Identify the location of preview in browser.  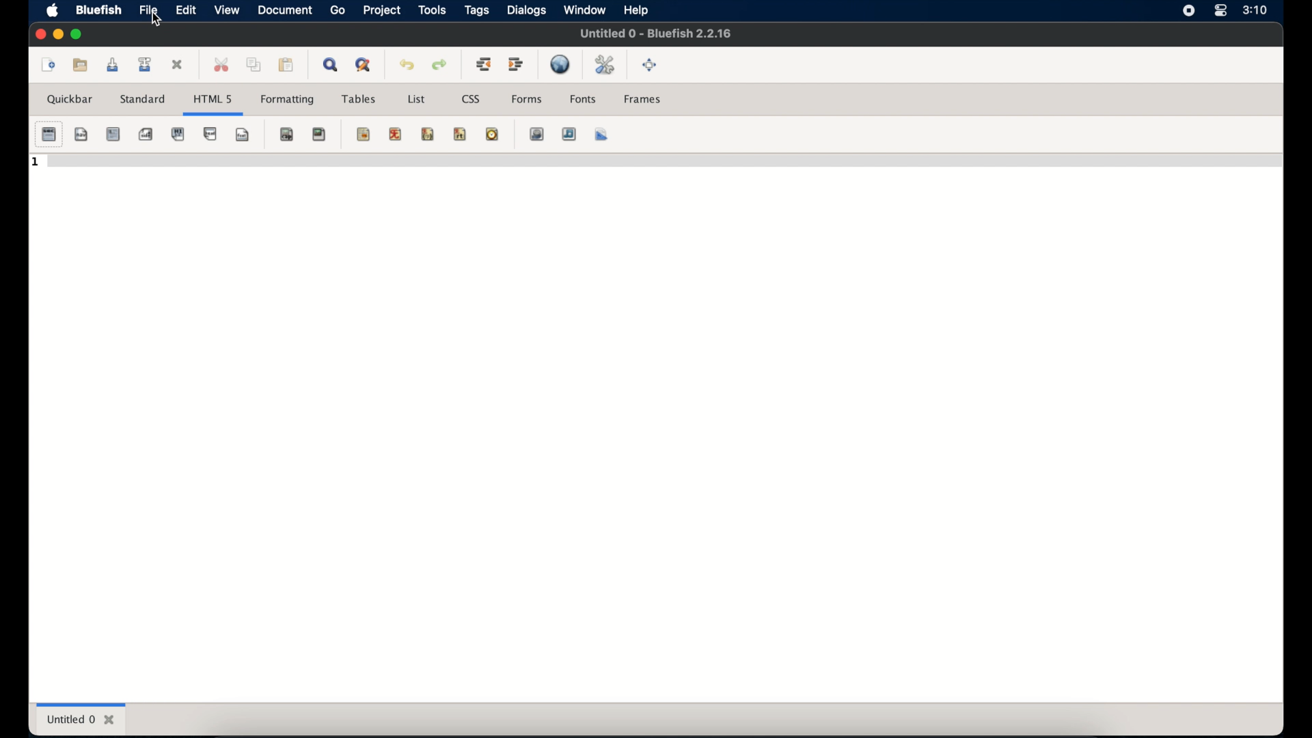
(562, 64).